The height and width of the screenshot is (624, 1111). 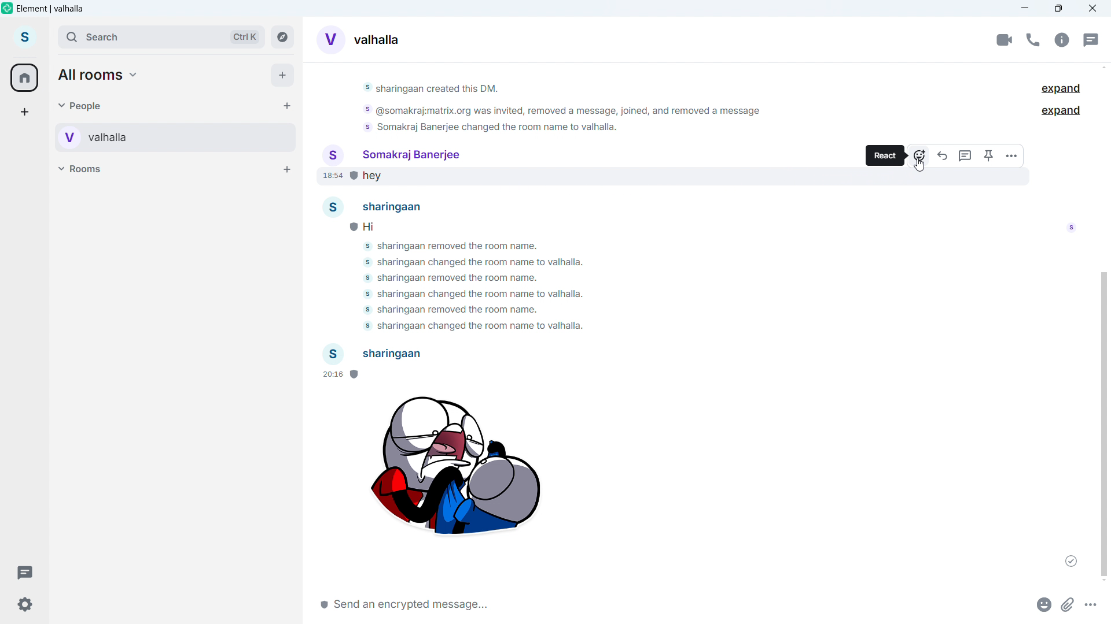 I want to click on Hi, so click(x=382, y=225).